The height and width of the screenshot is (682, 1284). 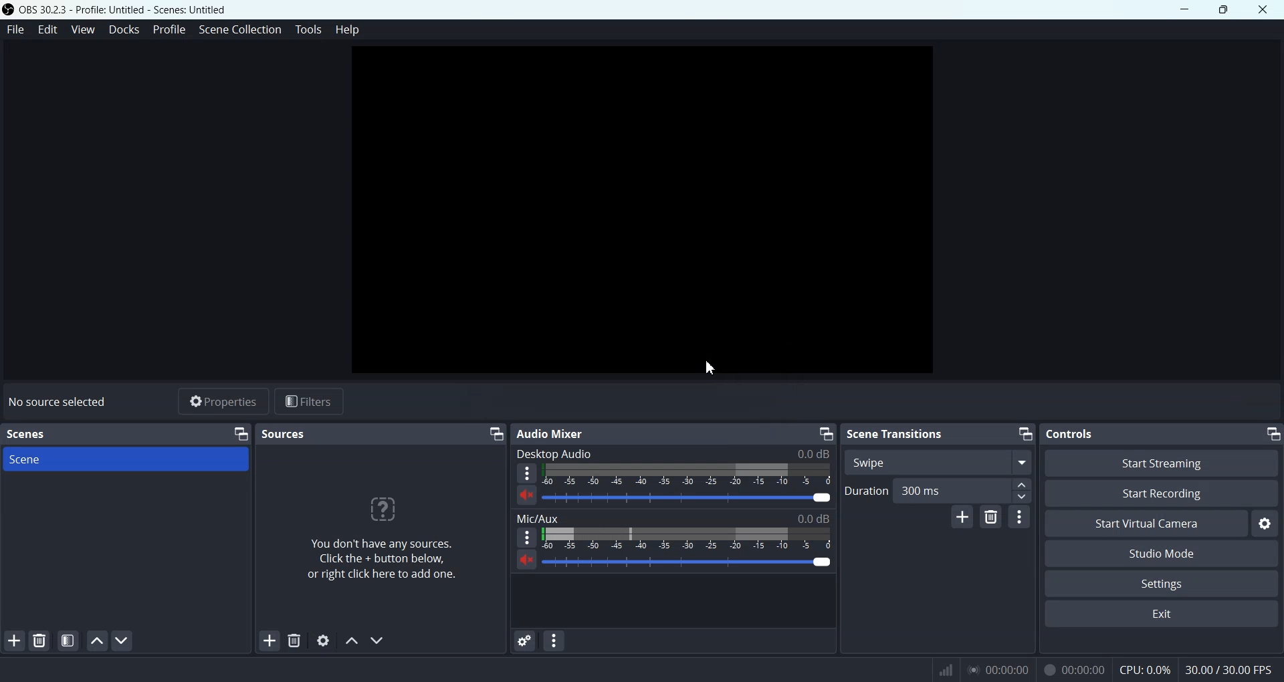 What do you see at coordinates (118, 9) in the screenshot?
I see `OBS 30.2.3 - Profile: Untitled - Scenes: Untitled` at bounding box center [118, 9].